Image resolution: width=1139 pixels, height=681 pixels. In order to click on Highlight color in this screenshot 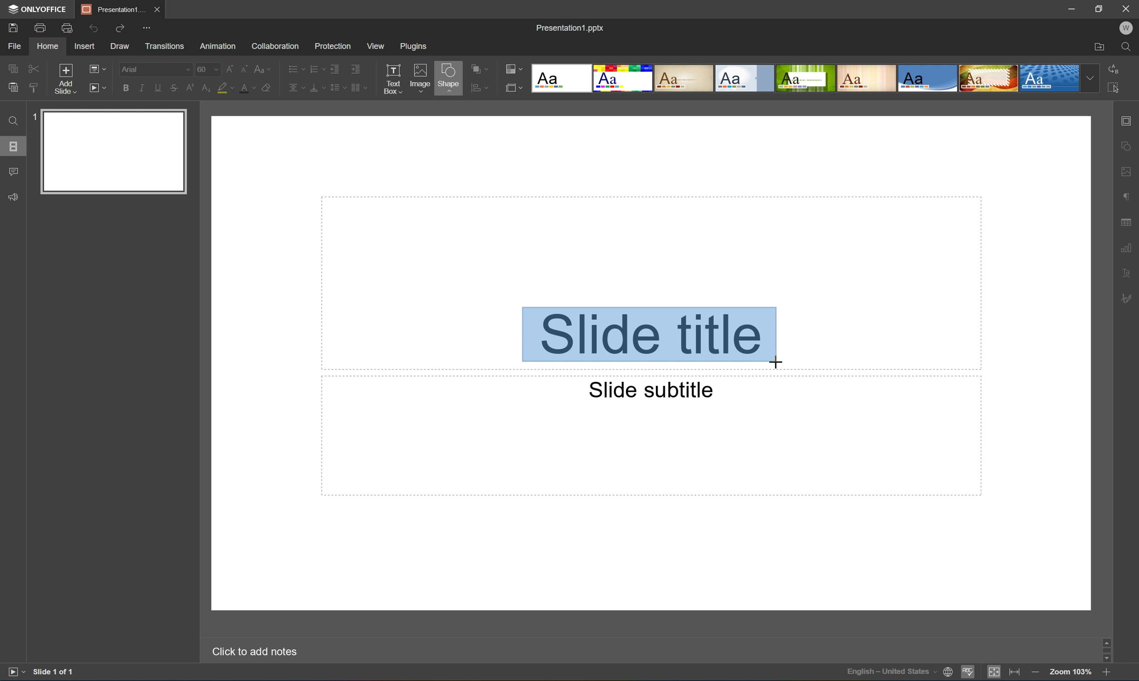, I will do `click(229, 88)`.